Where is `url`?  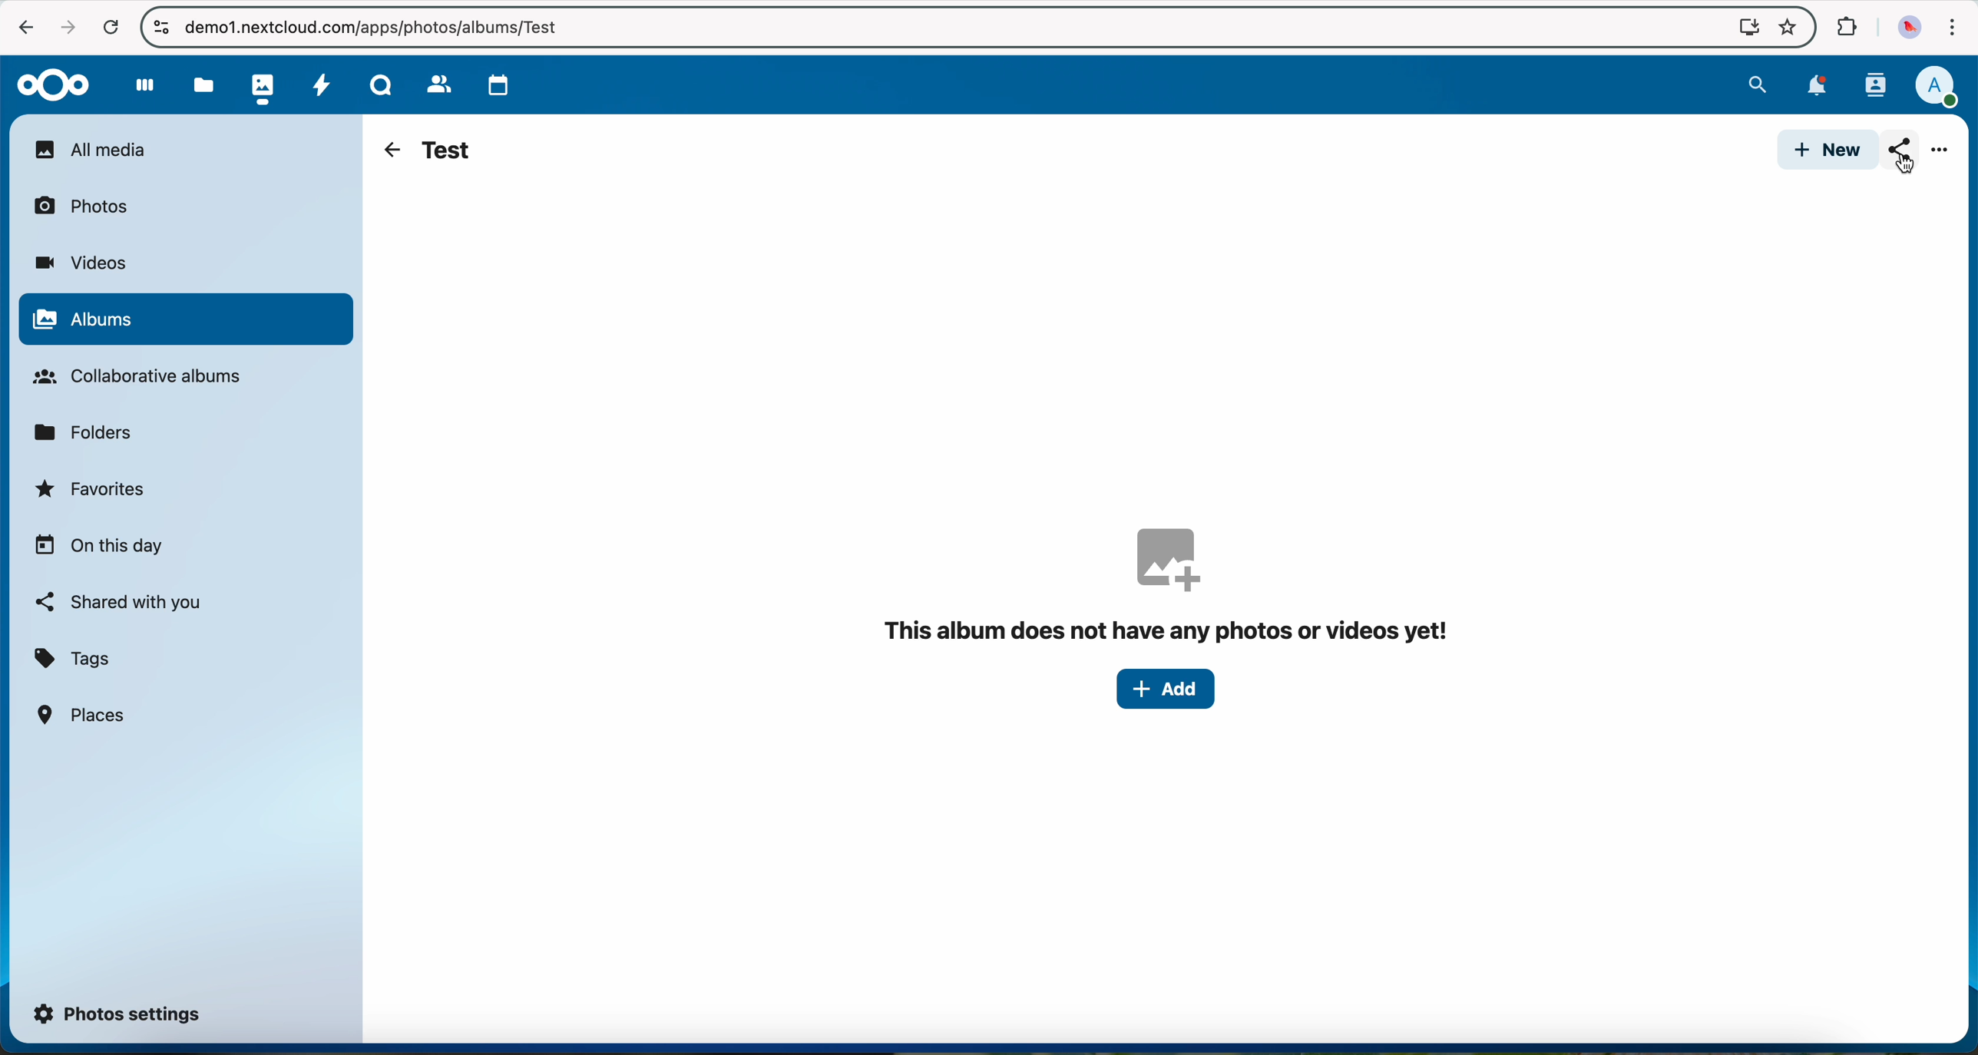 url is located at coordinates (365, 28).